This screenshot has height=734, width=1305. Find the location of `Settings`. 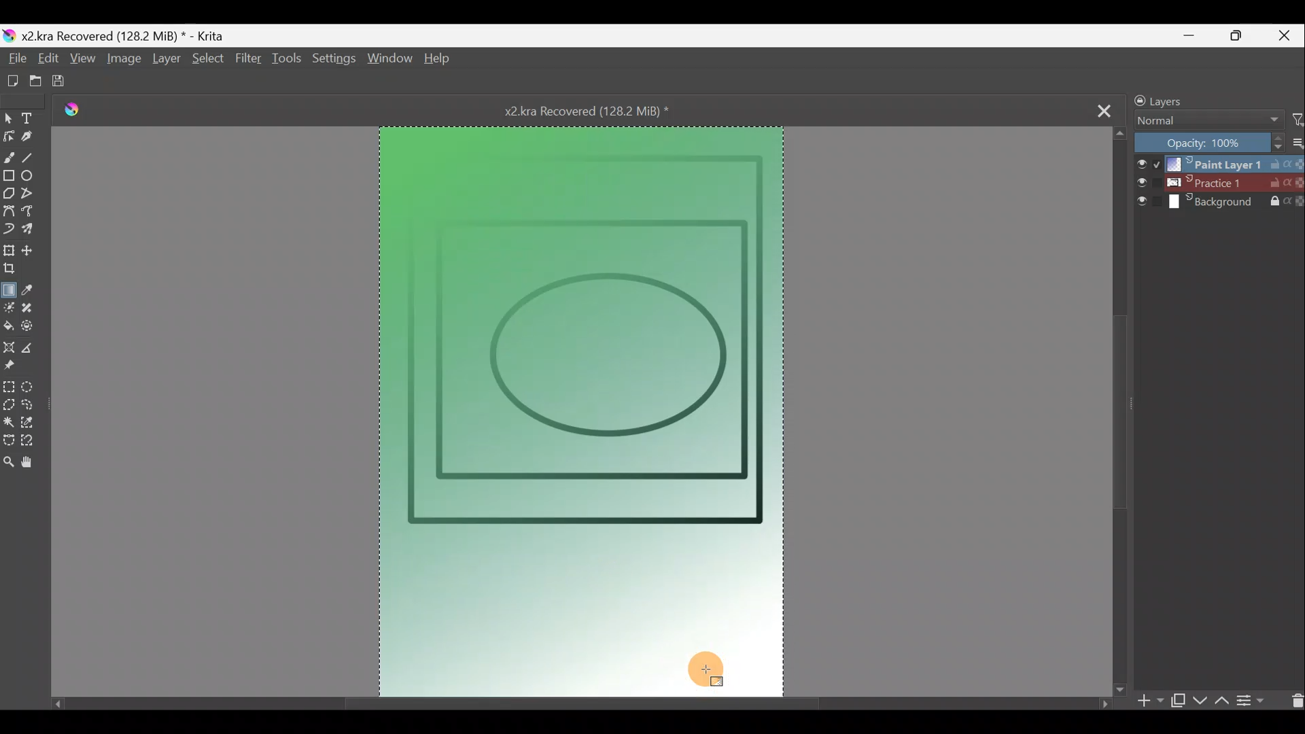

Settings is located at coordinates (335, 63).